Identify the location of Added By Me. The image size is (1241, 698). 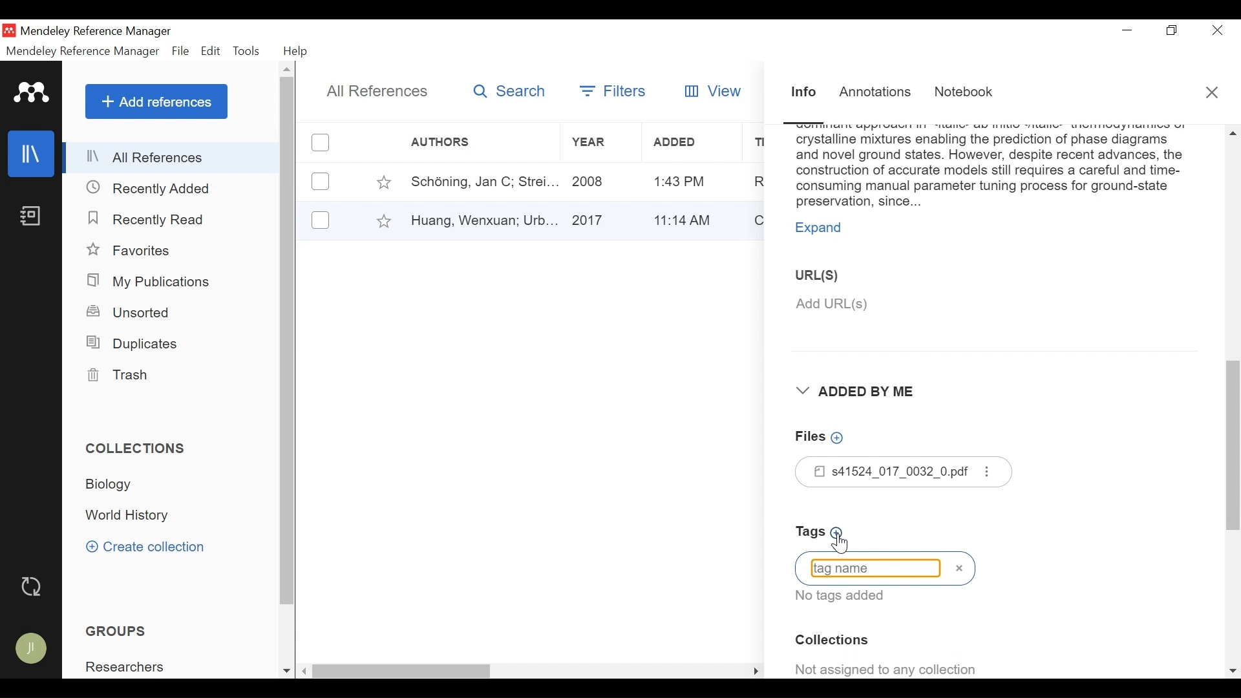
(864, 392).